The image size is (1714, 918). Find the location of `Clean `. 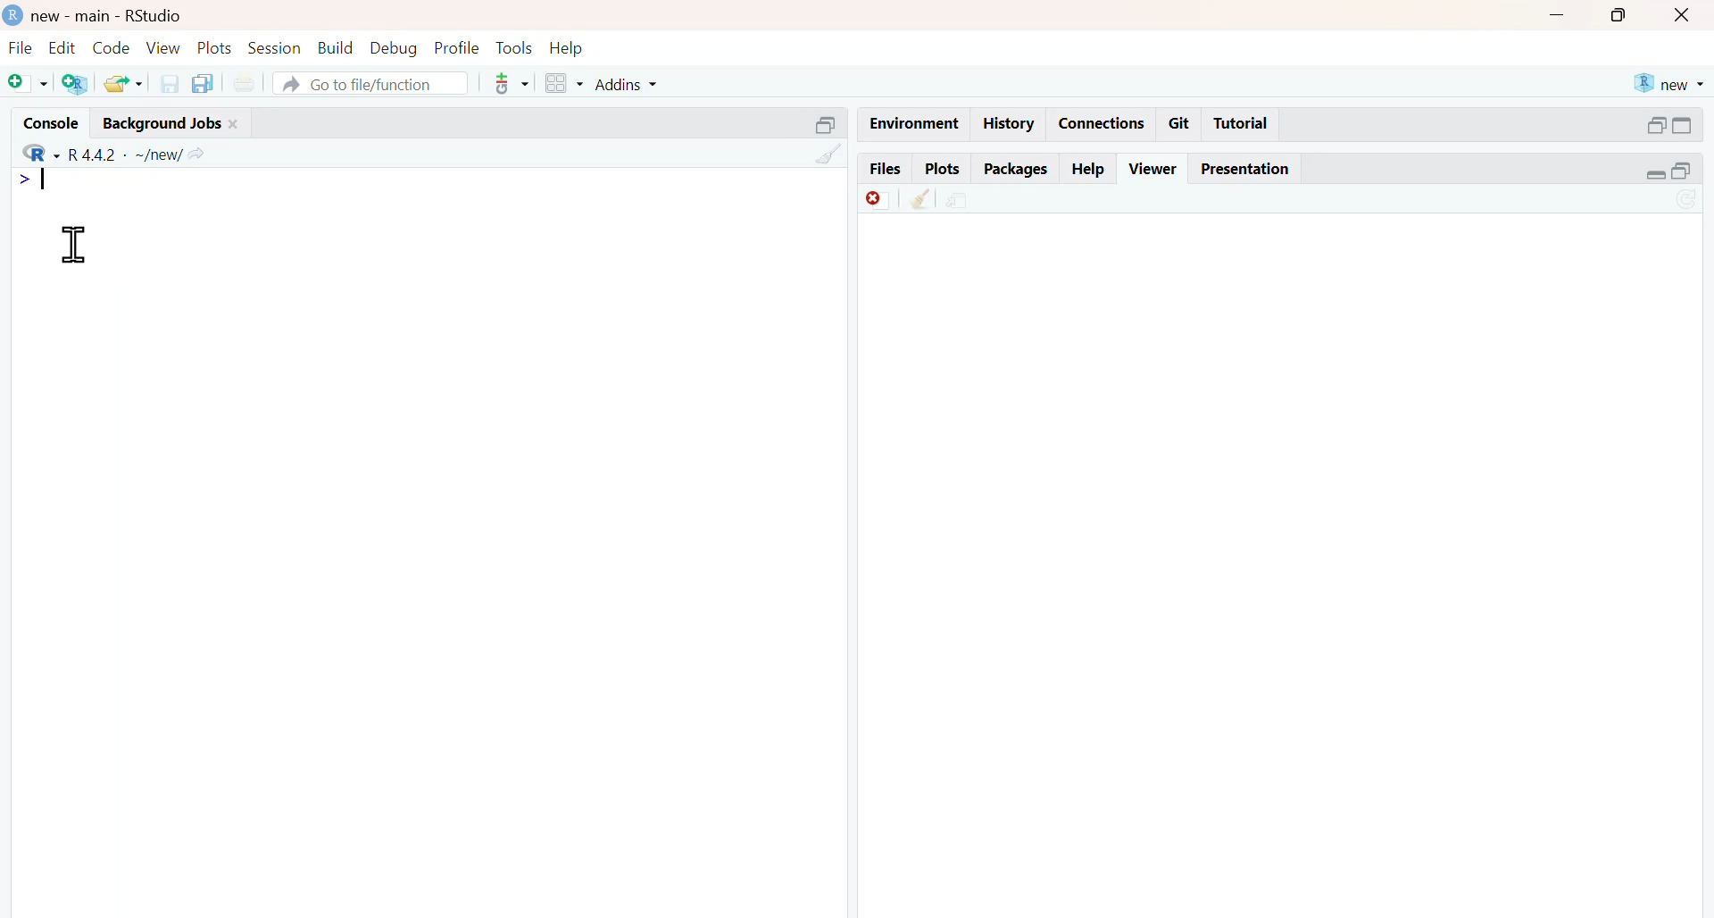

Clean  is located at coordinates (920, 198).